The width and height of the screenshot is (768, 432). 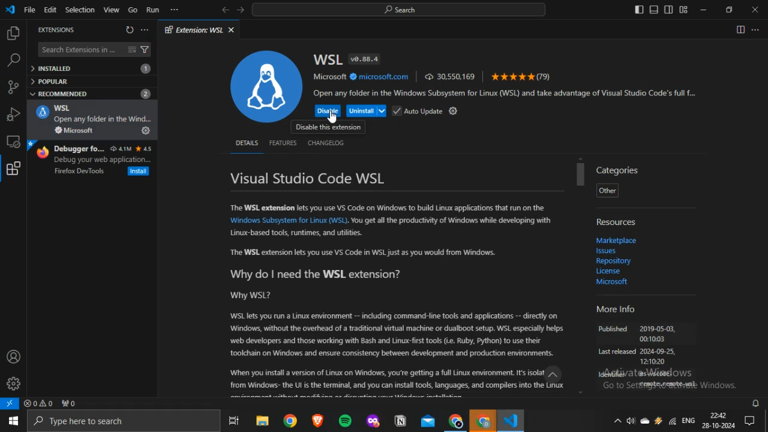 What do you see at coordinates (386, 209) in the screenshot?
I see `The WSL extension lets you use VS Code on Windows to build Linux applications that run on the` at bounding box center [386, 209].